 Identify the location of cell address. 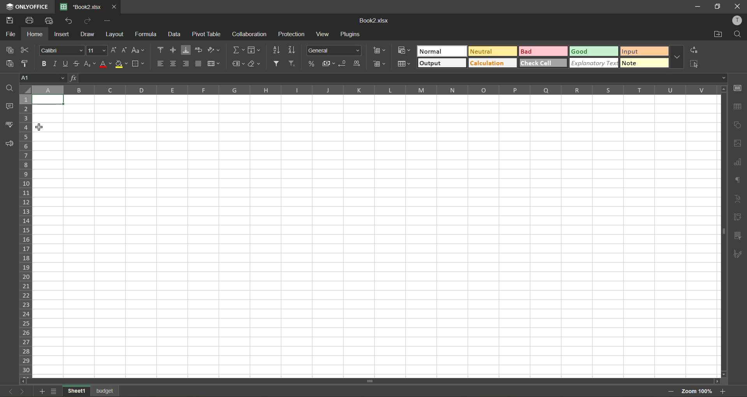
(42, 78).